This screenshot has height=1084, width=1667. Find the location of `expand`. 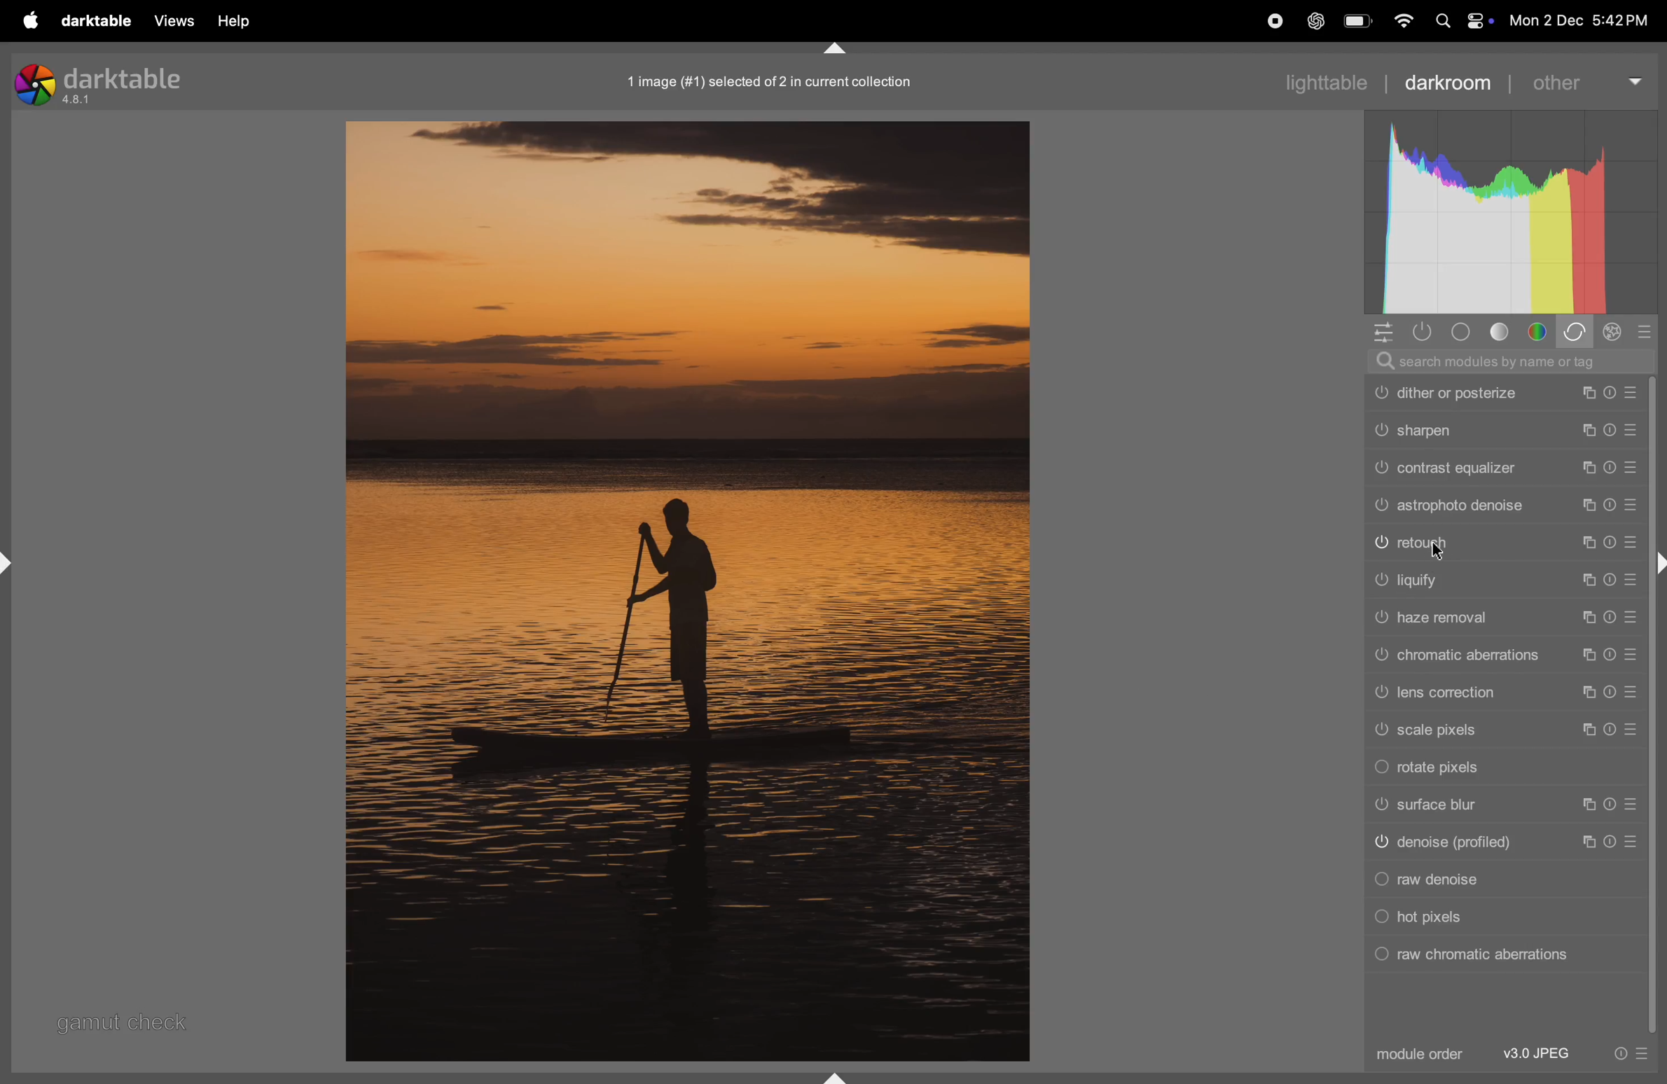

expand is located at coordinates (16, 562).